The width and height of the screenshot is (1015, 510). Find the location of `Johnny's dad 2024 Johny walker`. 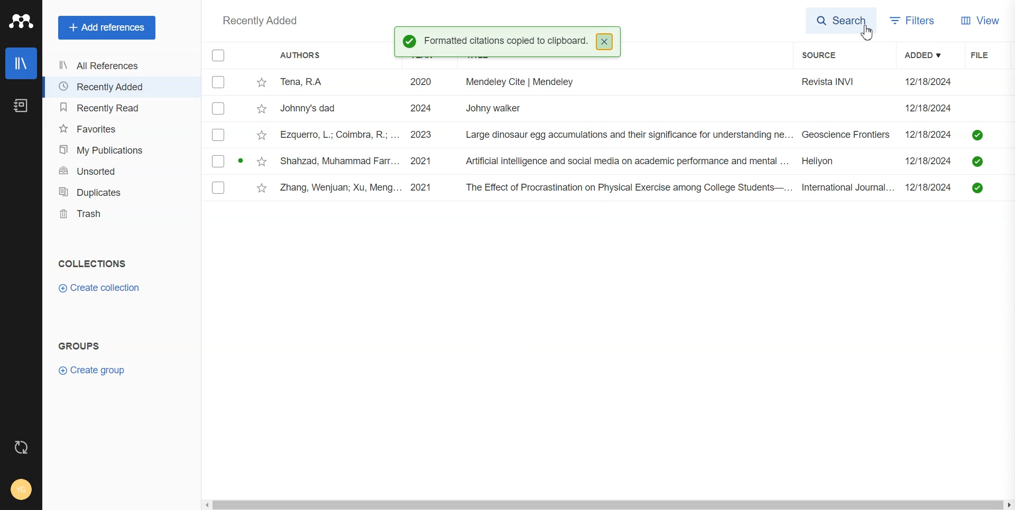

Johnny's dad 2024 Johny walker is located at coordinates (587, 110).